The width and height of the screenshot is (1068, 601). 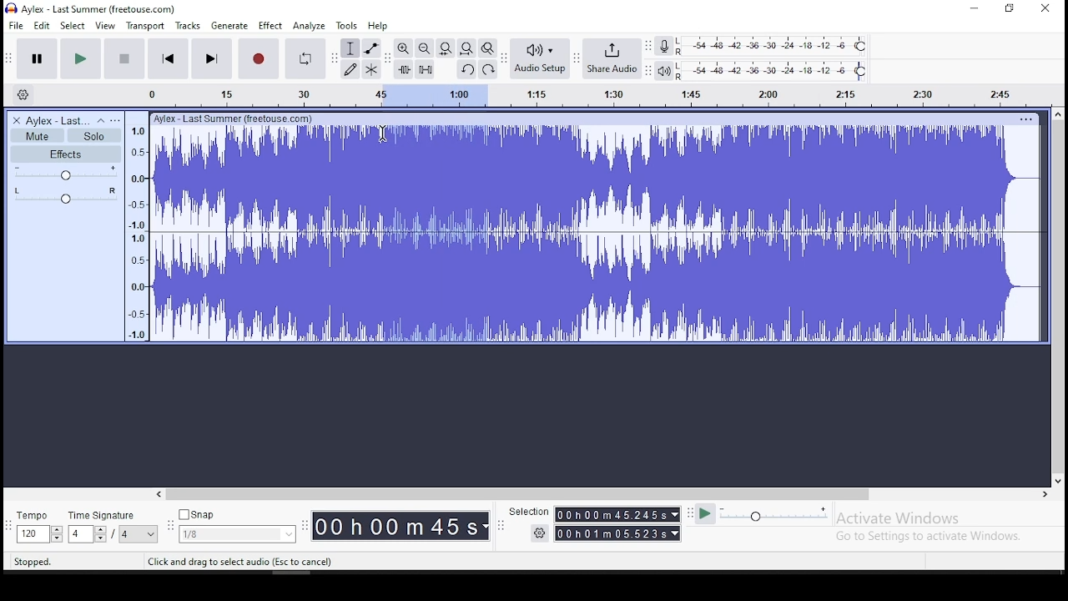 I want to click on record, so click(x=260, y=58).